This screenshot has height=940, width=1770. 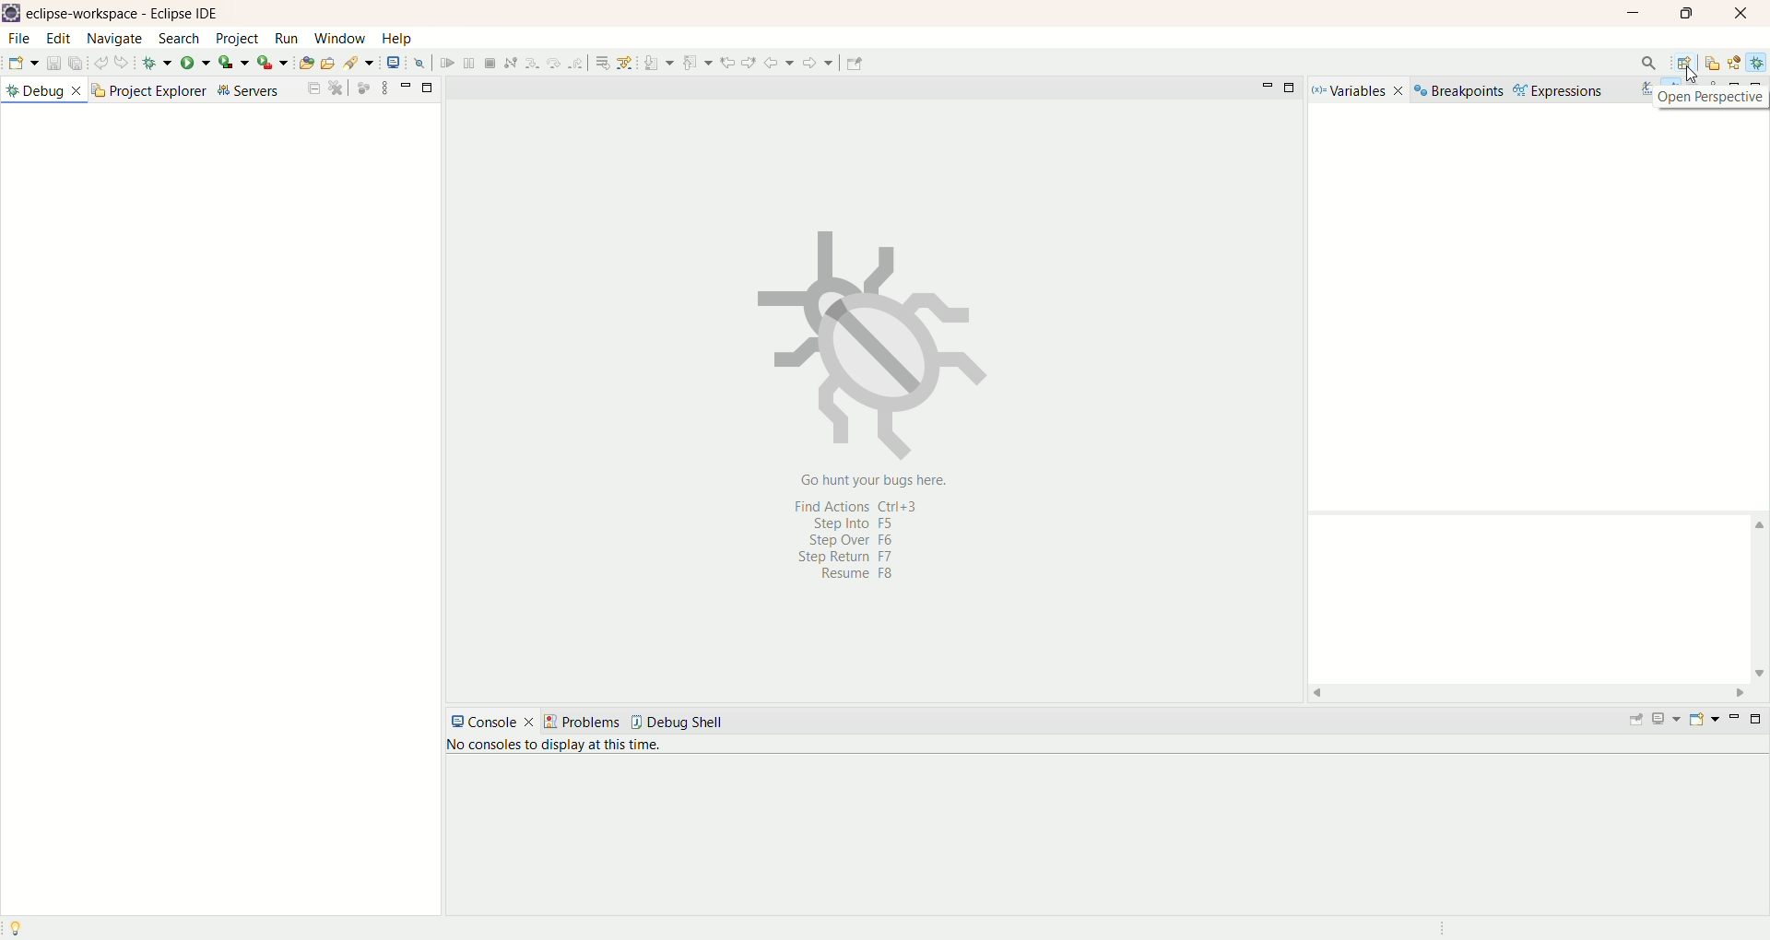 I want to click on next annotation, so click(x=790, y=65).